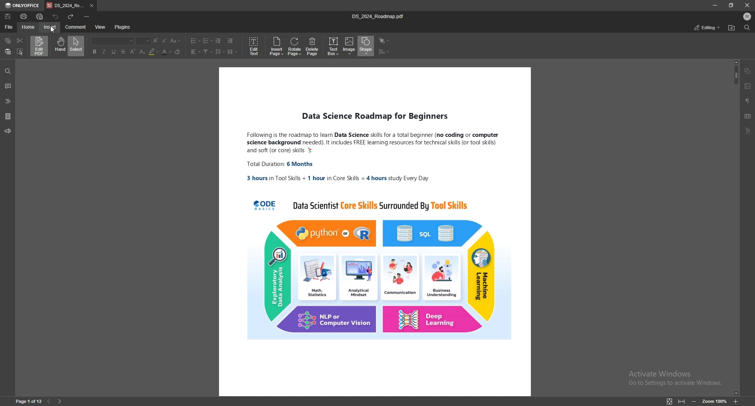 The image size is (755, 406). What do you see at coordinates (220, 52) in the screenshot?
I see `line space` at bounding box center [220, 52].